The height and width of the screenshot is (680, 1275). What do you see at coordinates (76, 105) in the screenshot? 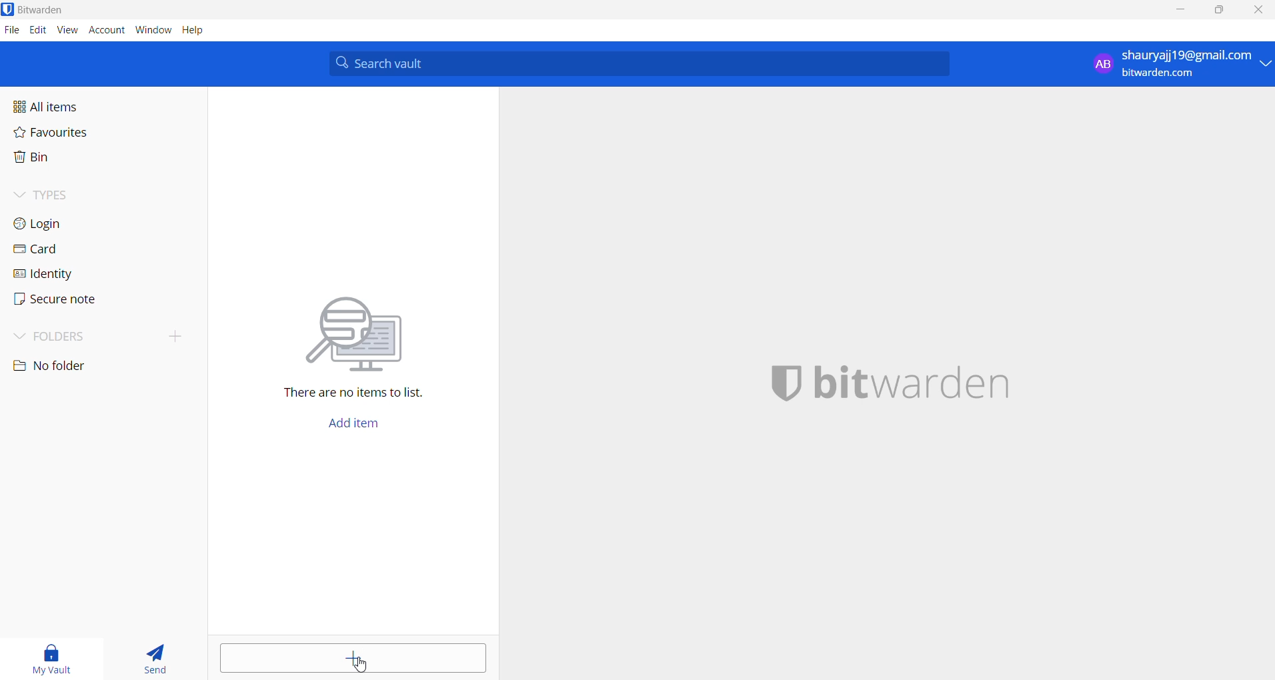
I see `All items` at bounding box center [76, 105].